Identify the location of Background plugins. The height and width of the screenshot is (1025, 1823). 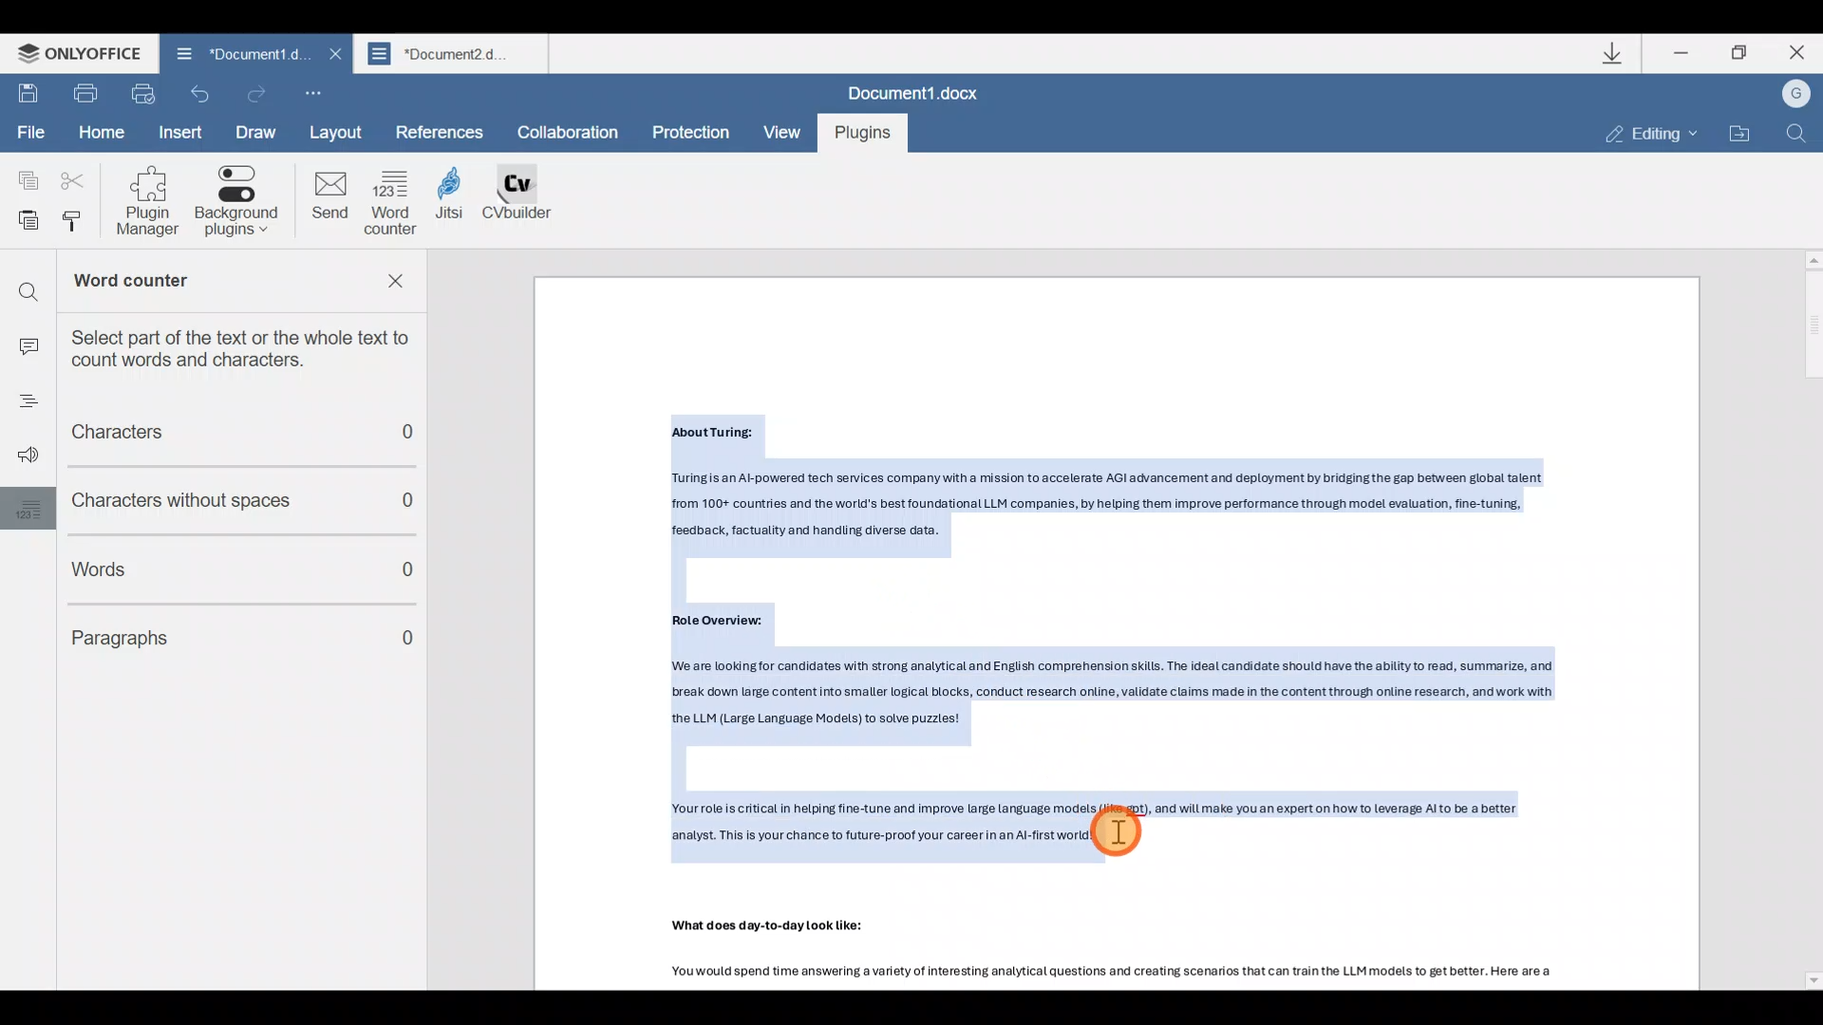
(240, 202).